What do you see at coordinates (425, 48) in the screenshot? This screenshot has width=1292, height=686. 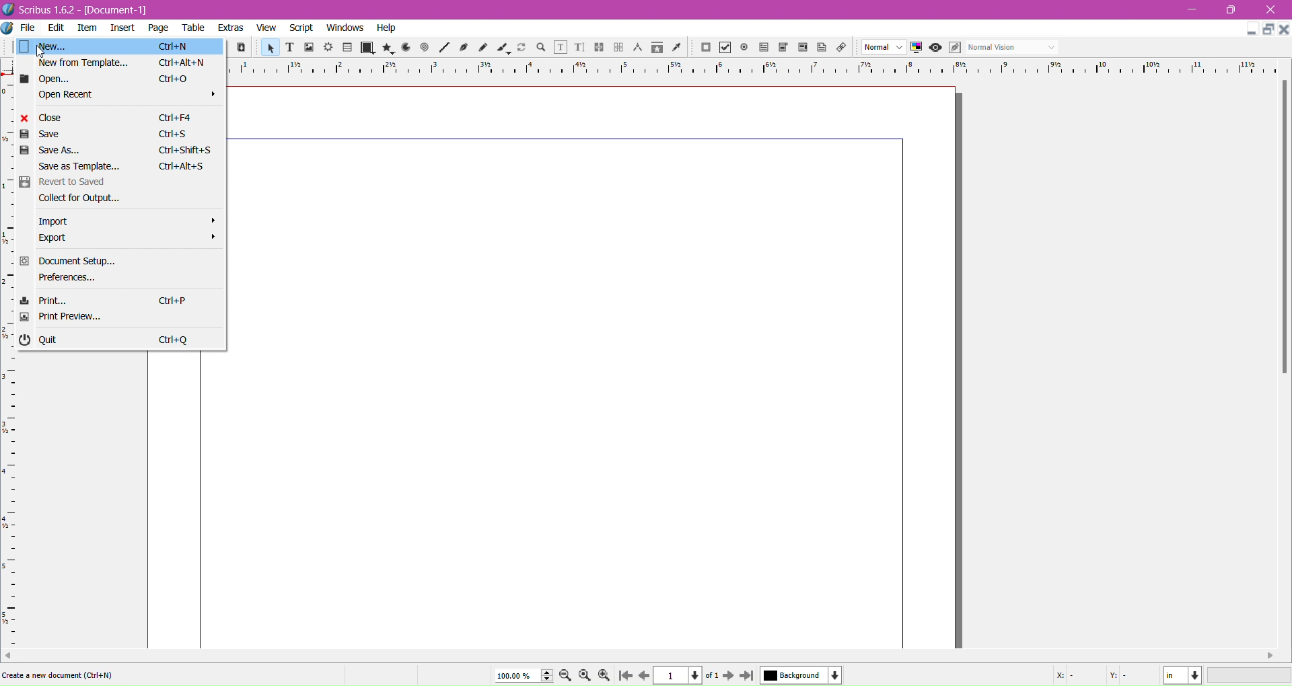 I see `icon` at bounding box center [425, 48].